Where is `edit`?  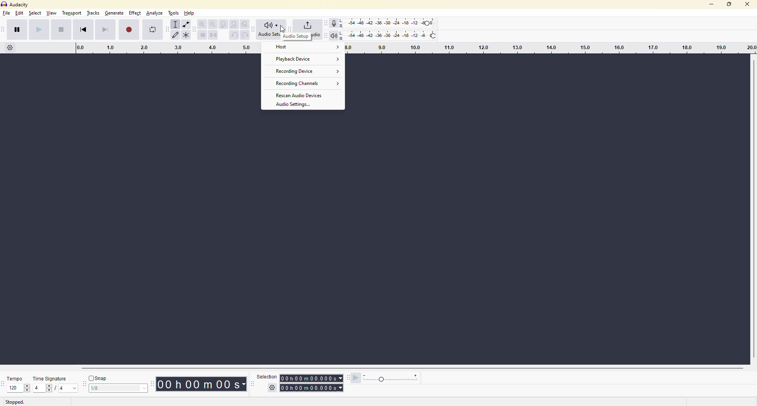 edit is located at coordinates (18, 13).